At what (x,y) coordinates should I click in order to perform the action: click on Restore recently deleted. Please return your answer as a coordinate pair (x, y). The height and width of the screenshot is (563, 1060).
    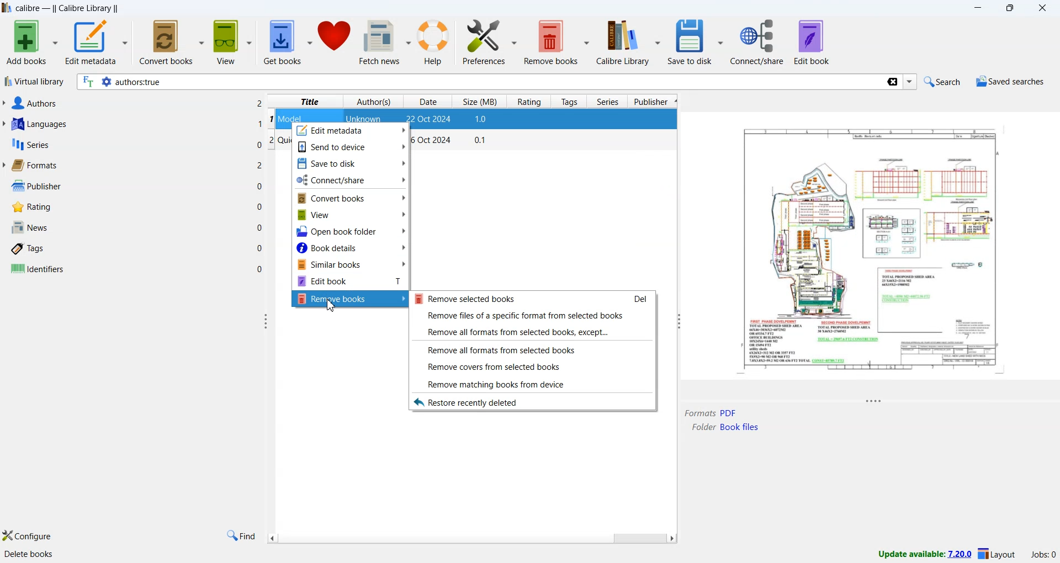
    Looking at the image, I should click on (531, 402).